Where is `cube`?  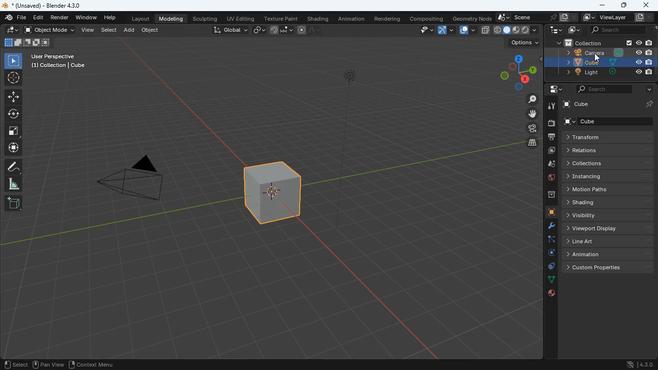 cube is located at coordinates (603, 62).